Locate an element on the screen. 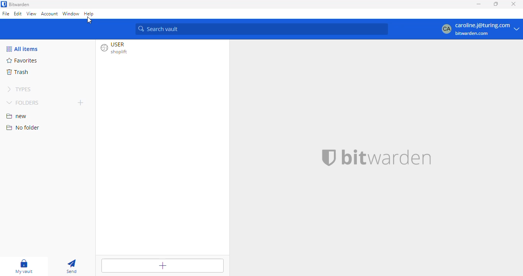 Image resolution: width=523 pixels, height=276 pixels. account is located at coordinates (49, 14).